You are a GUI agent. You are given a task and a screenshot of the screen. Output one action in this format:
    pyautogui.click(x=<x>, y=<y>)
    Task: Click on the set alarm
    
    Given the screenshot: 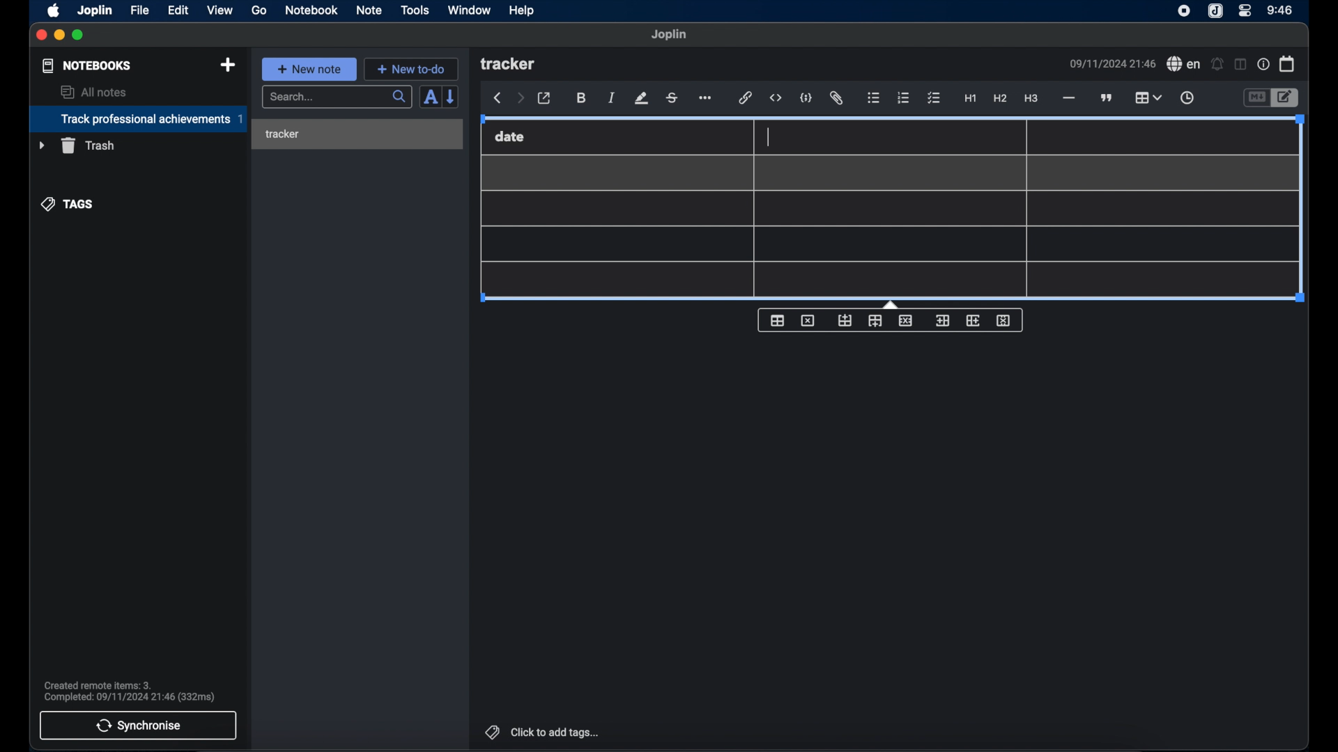 What is the action you would take?
    pyautogui.click(x=1217, y=63)
    